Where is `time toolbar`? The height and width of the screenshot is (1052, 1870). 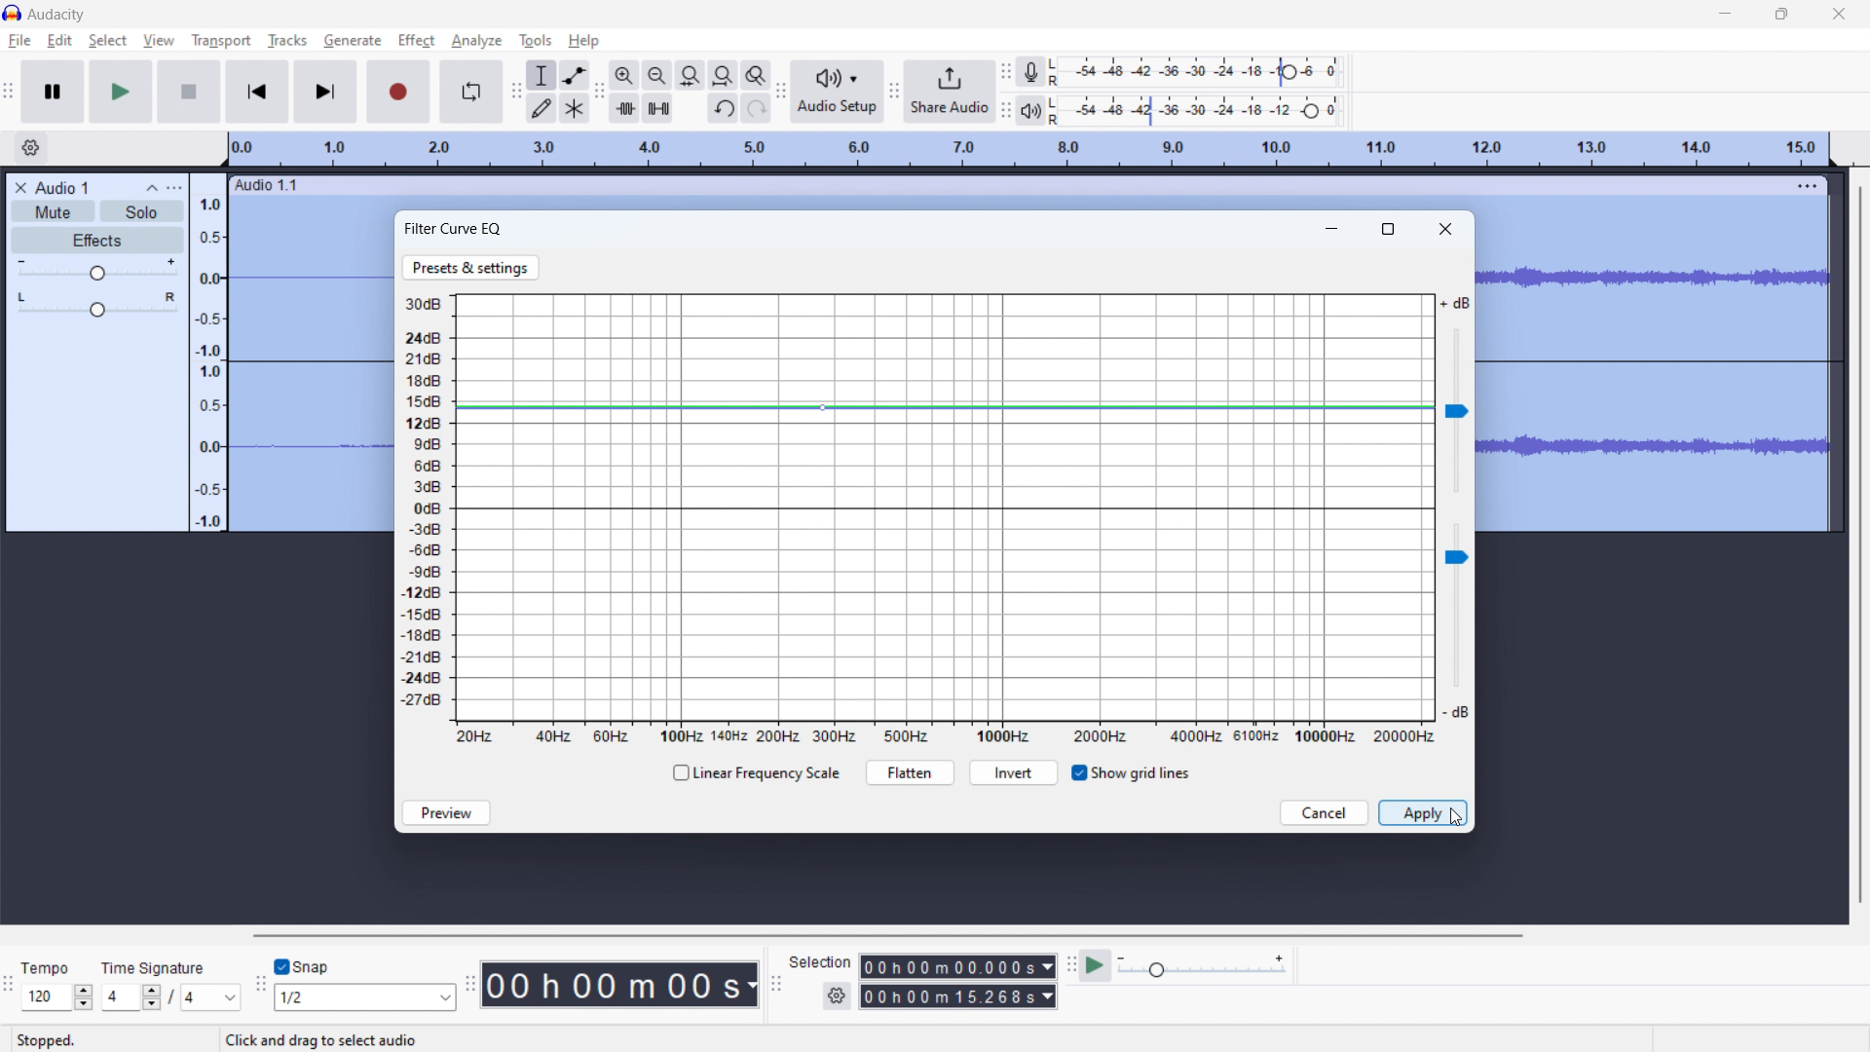 time toolbar is located at coordinates (473, 993).